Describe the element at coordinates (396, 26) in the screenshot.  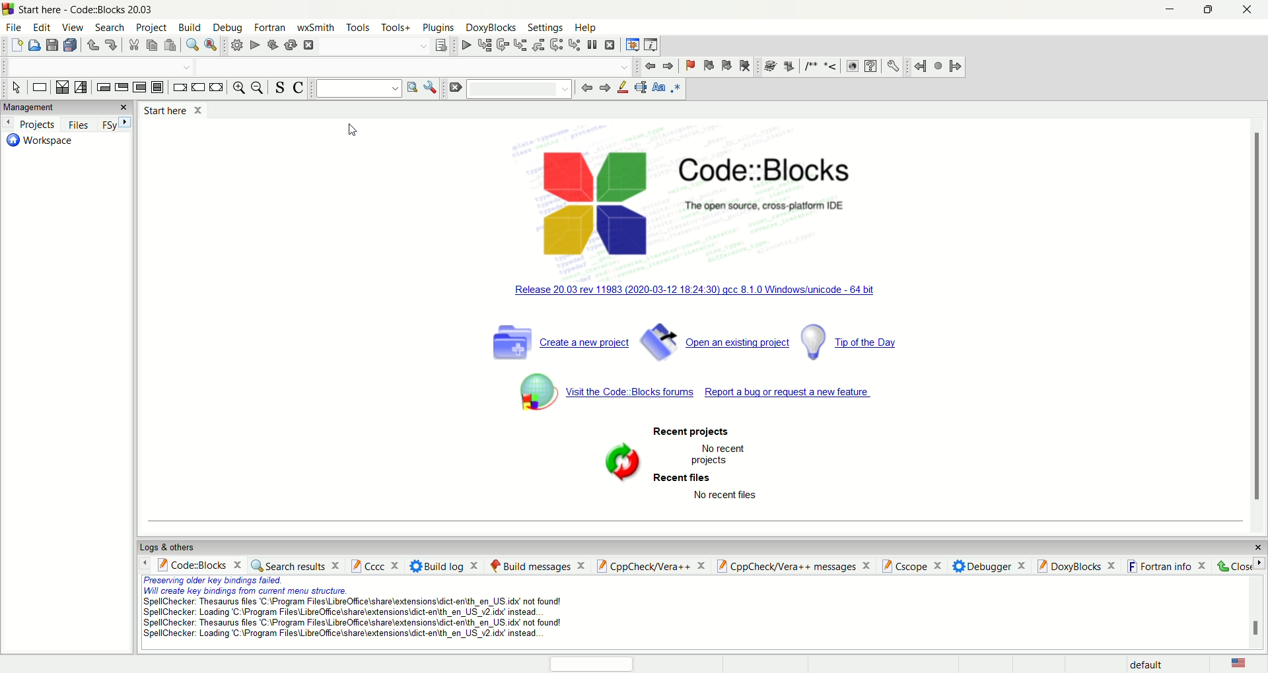
I see `tools+` at that location.